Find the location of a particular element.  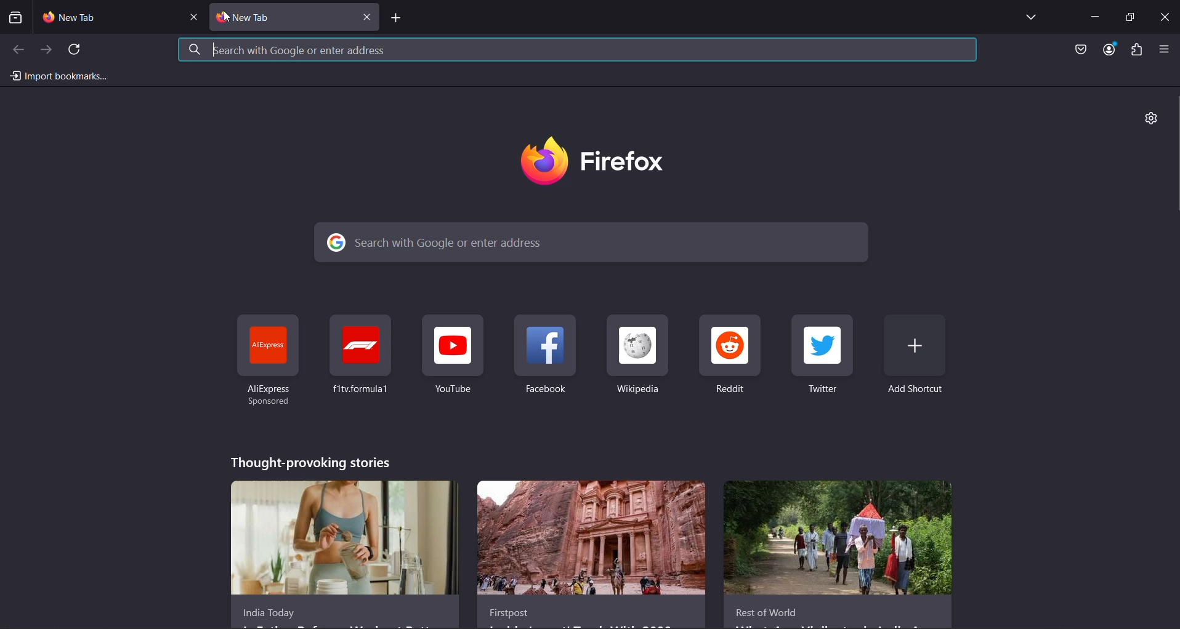

add shortcut is located at coordinates (916, 358).